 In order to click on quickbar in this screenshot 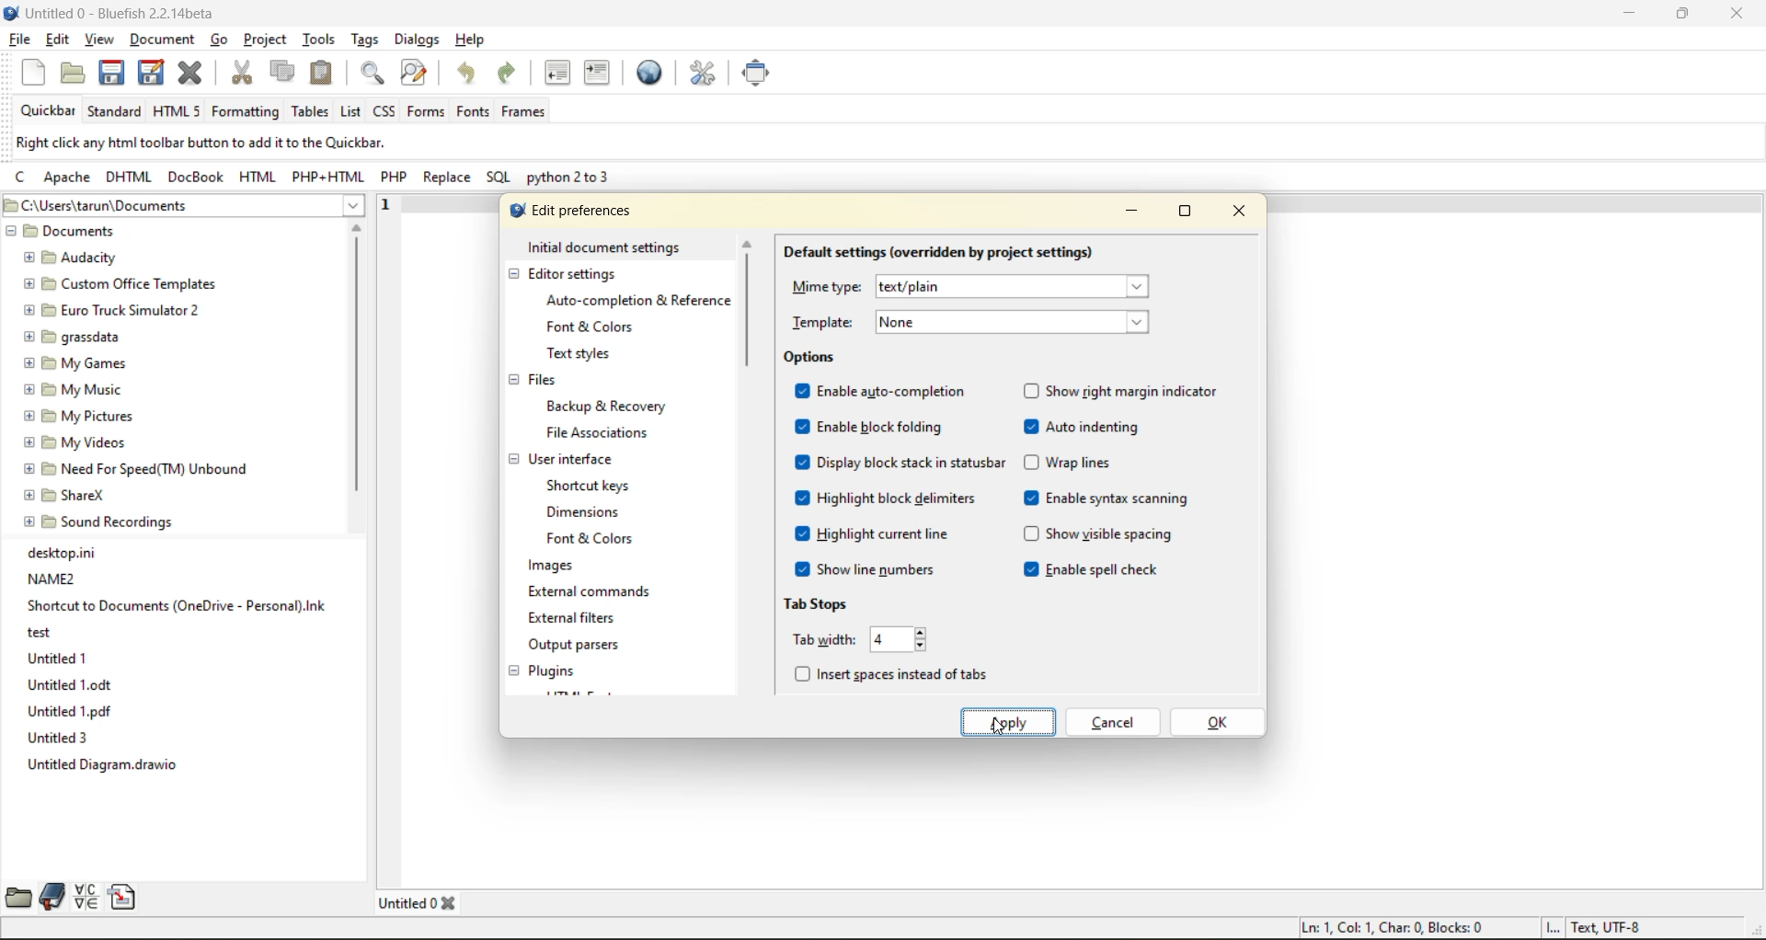, I will do `click(50, 111)`.